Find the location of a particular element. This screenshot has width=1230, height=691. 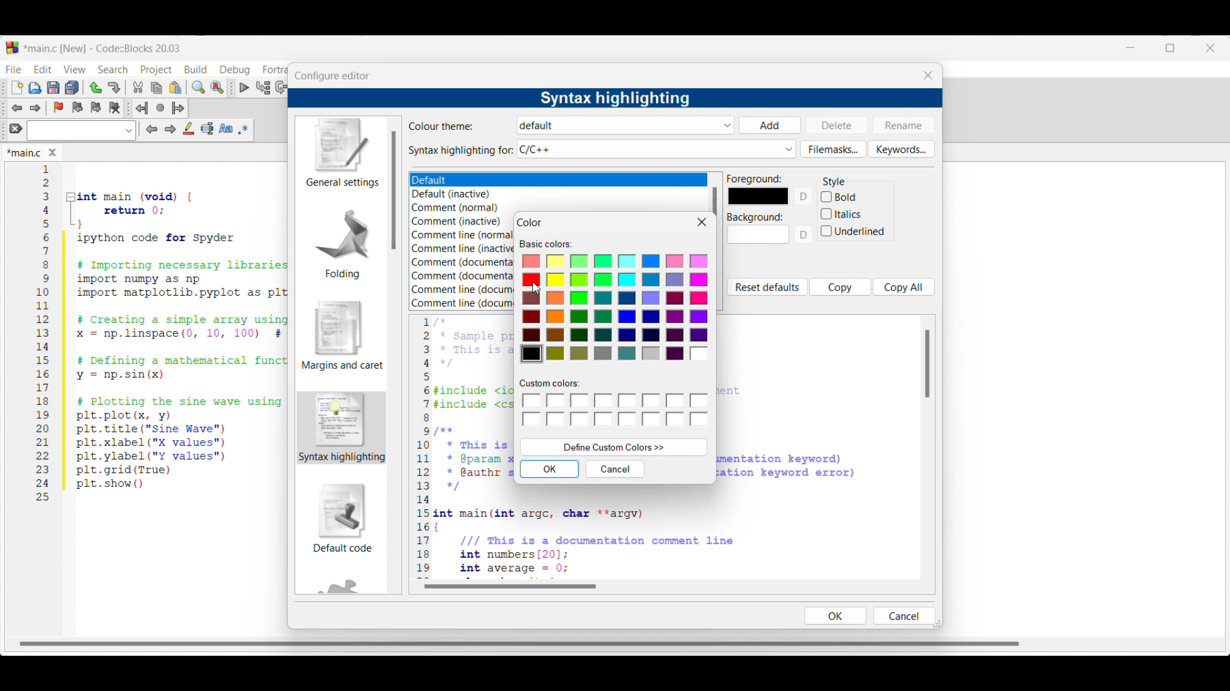

Jump forward is located at coordinates (178, 108).